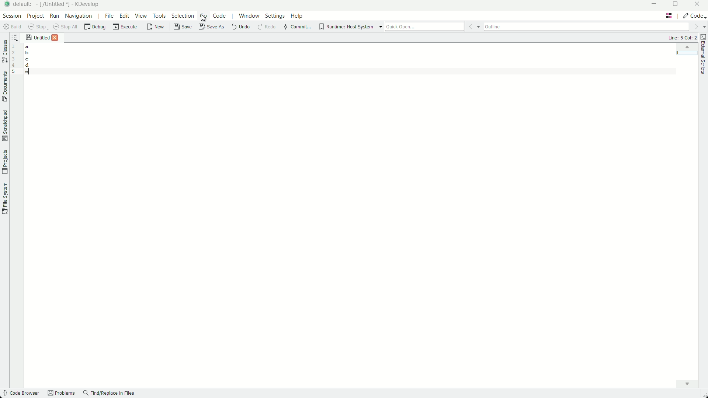 This screenshot has height=398, width=708. What do you see at coordinates (298, 17) in the screenshot?
I see `help` at bounding box center [298, 17].